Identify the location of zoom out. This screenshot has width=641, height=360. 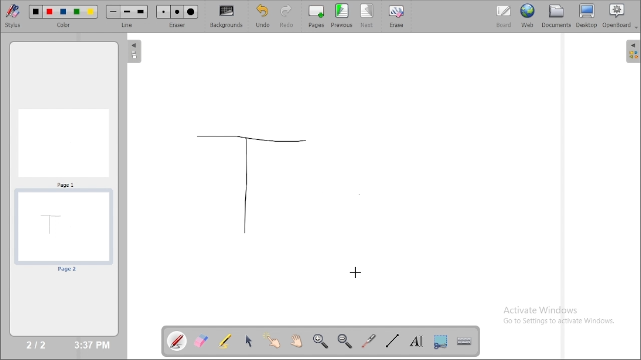
(346, 341).